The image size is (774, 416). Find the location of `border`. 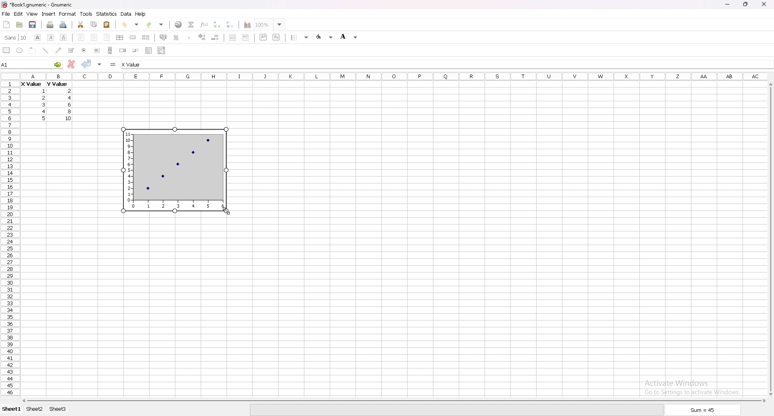

border is located at coordinates (301, 37).